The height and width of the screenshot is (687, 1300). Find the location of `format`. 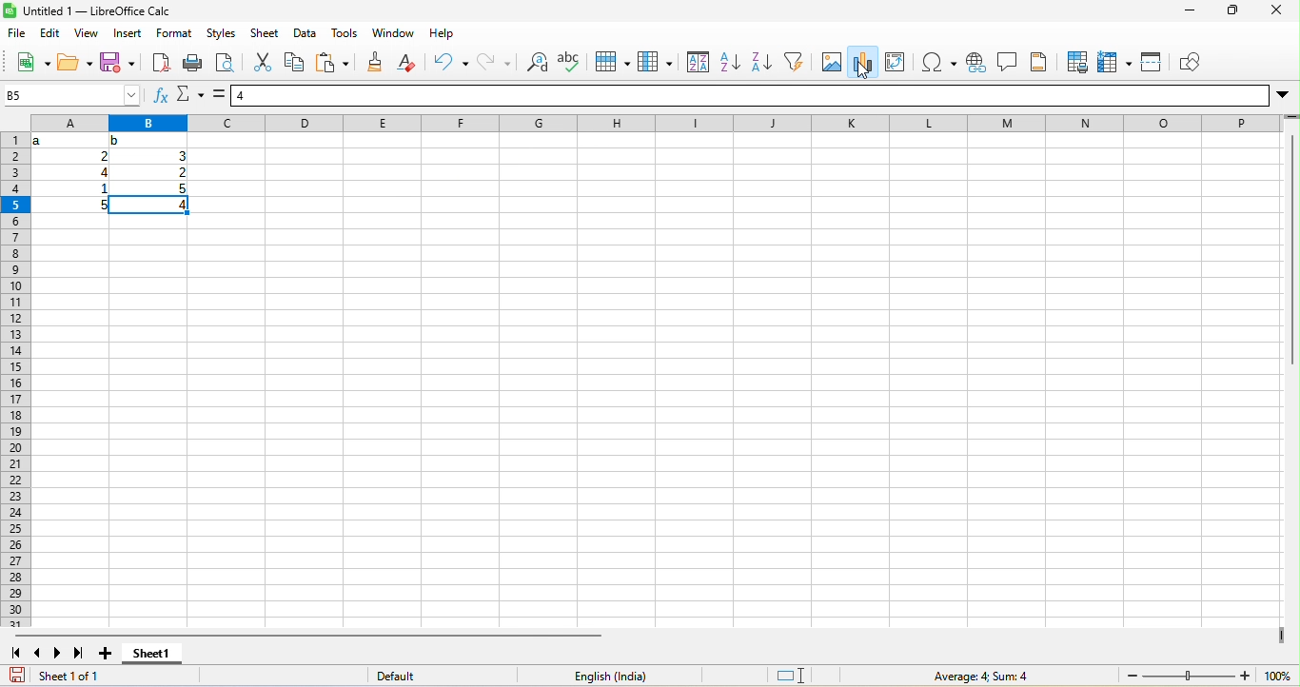

format is located at coordinates (174, 33).